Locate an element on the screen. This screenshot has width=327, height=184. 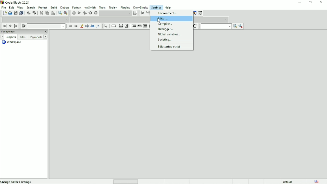
Build is located at coordinates (72, 13).